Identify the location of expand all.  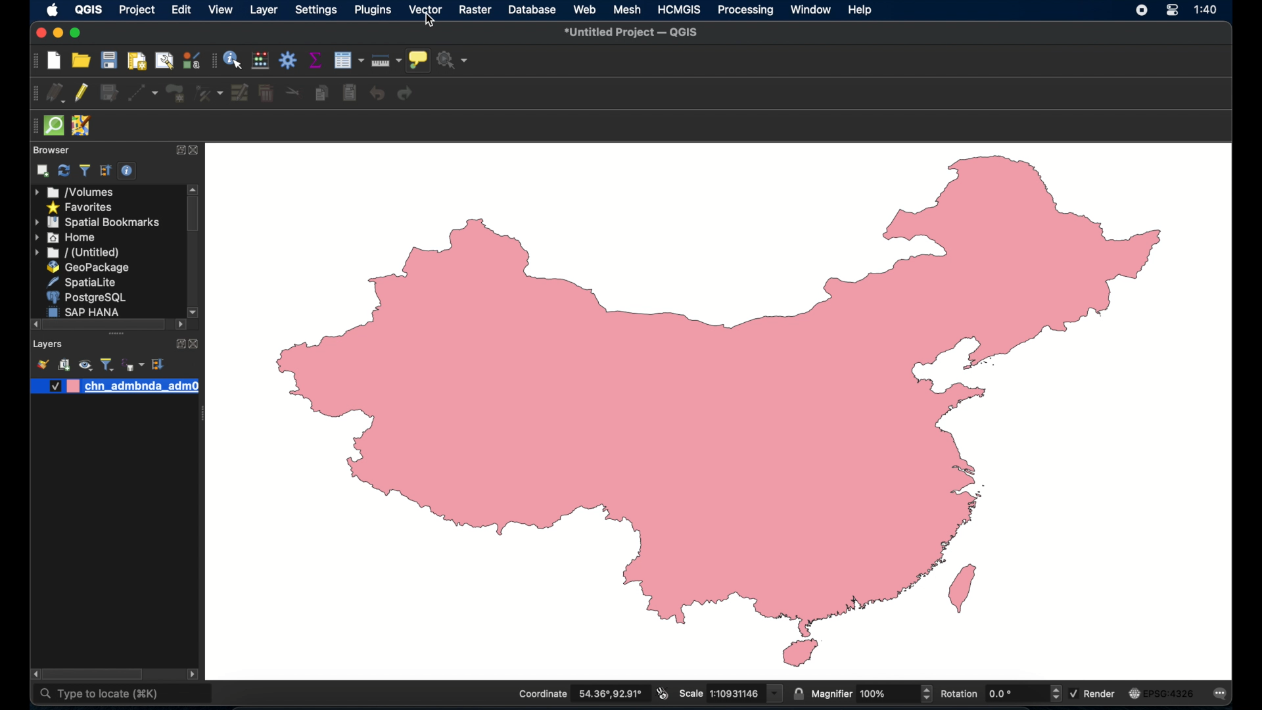
(159, 364).